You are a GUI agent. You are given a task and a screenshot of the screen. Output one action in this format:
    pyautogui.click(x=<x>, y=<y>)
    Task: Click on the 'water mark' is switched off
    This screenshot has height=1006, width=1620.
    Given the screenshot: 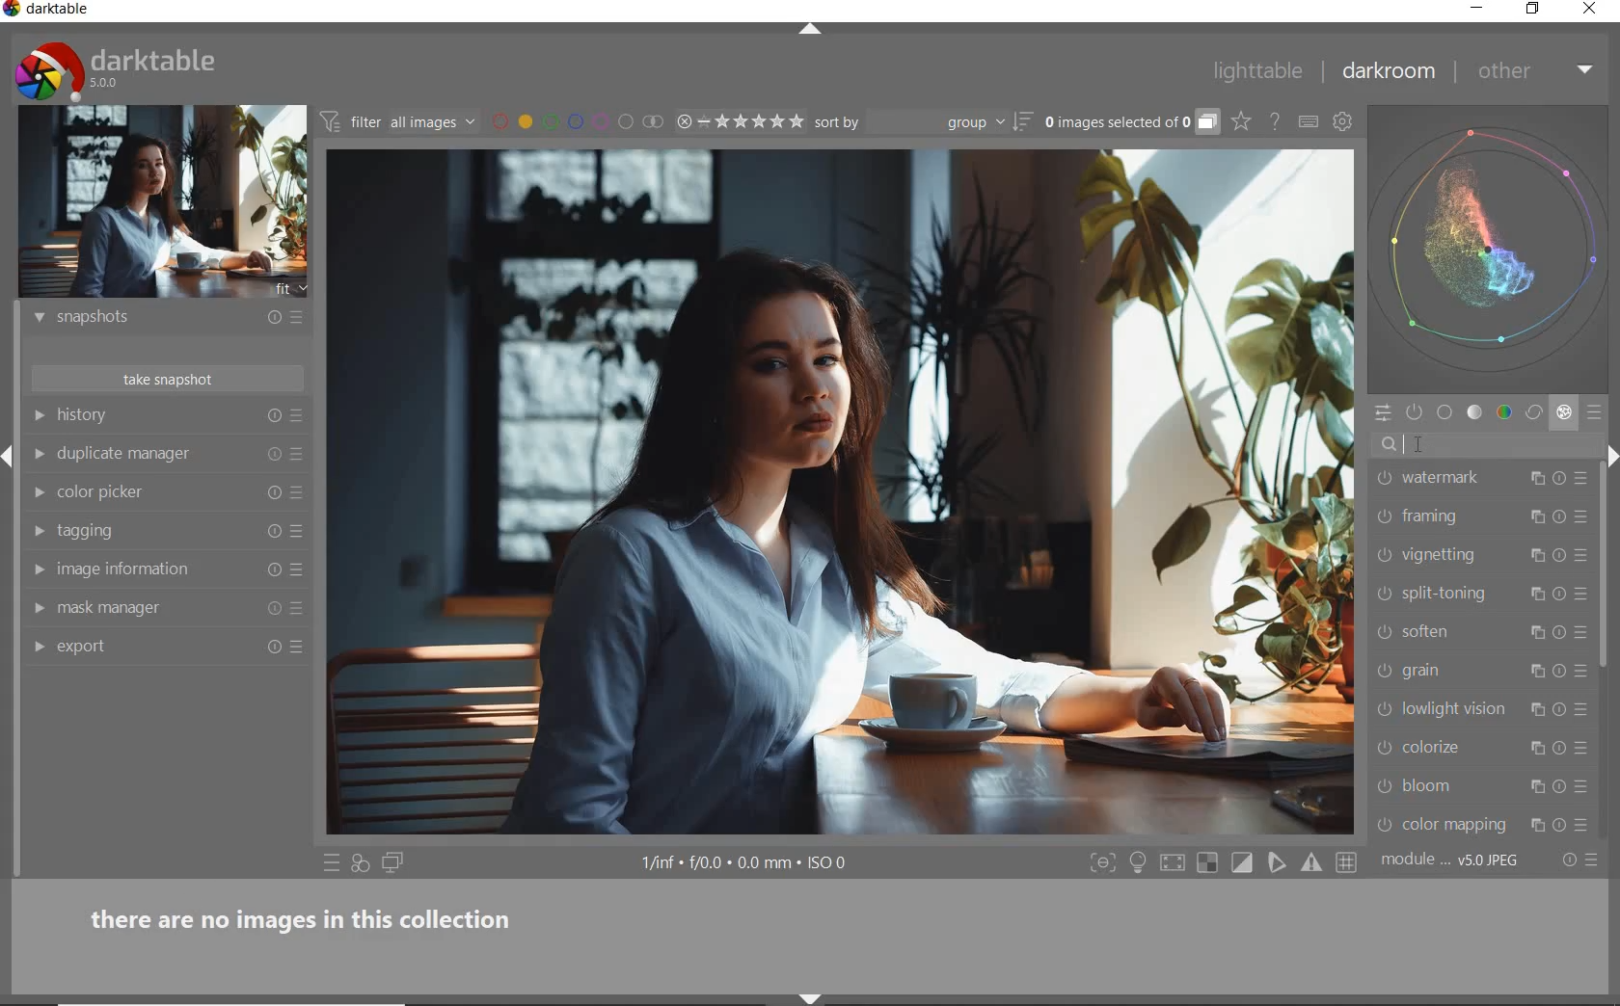 What is the action you would take?
    pyautogui.click(x=1386, y=478)
    